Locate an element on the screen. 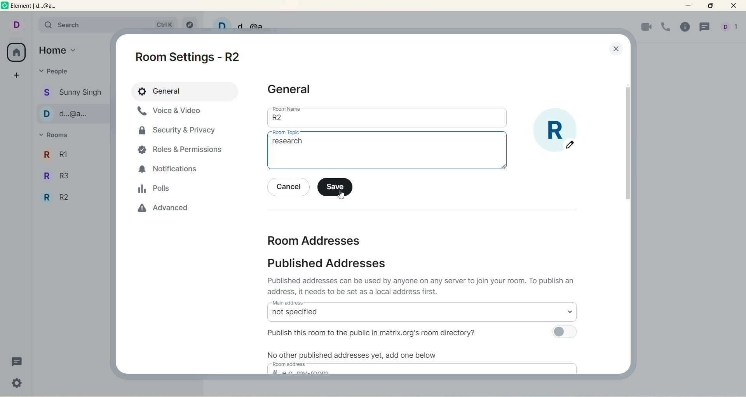 The width and height of the screenshot is (746, 397). security and privacy is located at coordinates (178, 134).